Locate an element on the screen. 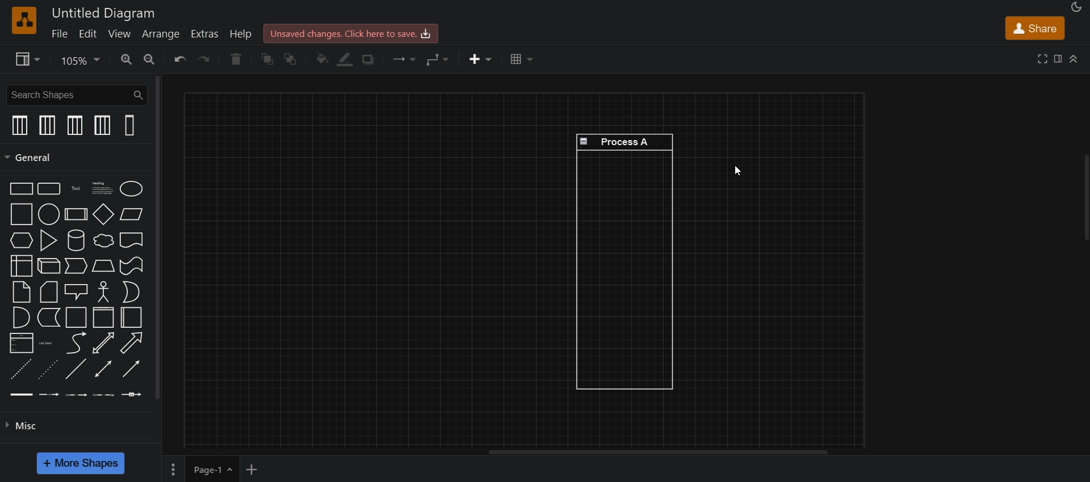 The height and width of the screenshot is (482, 1090). vertical pool 1 is located at coordinates (19, 125).